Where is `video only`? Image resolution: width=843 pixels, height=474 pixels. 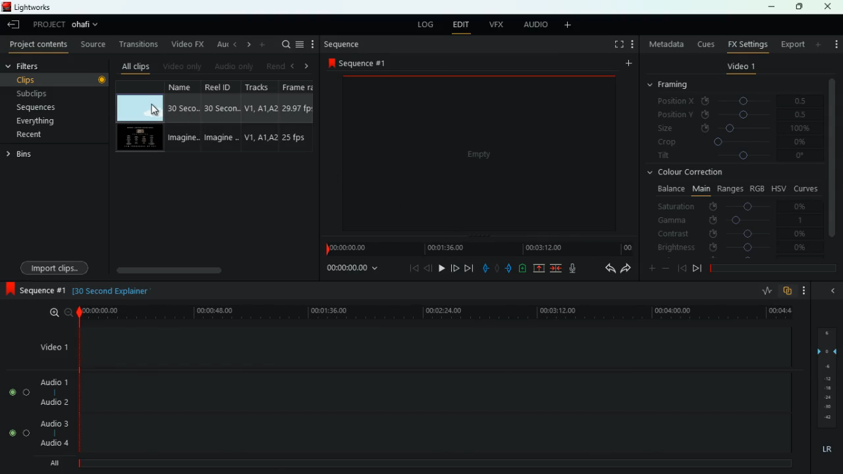 video only is located at coordinates (182, 66).